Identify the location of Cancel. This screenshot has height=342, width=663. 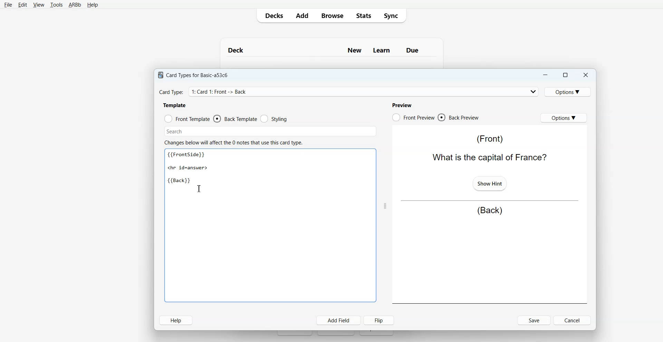
(573, 320).